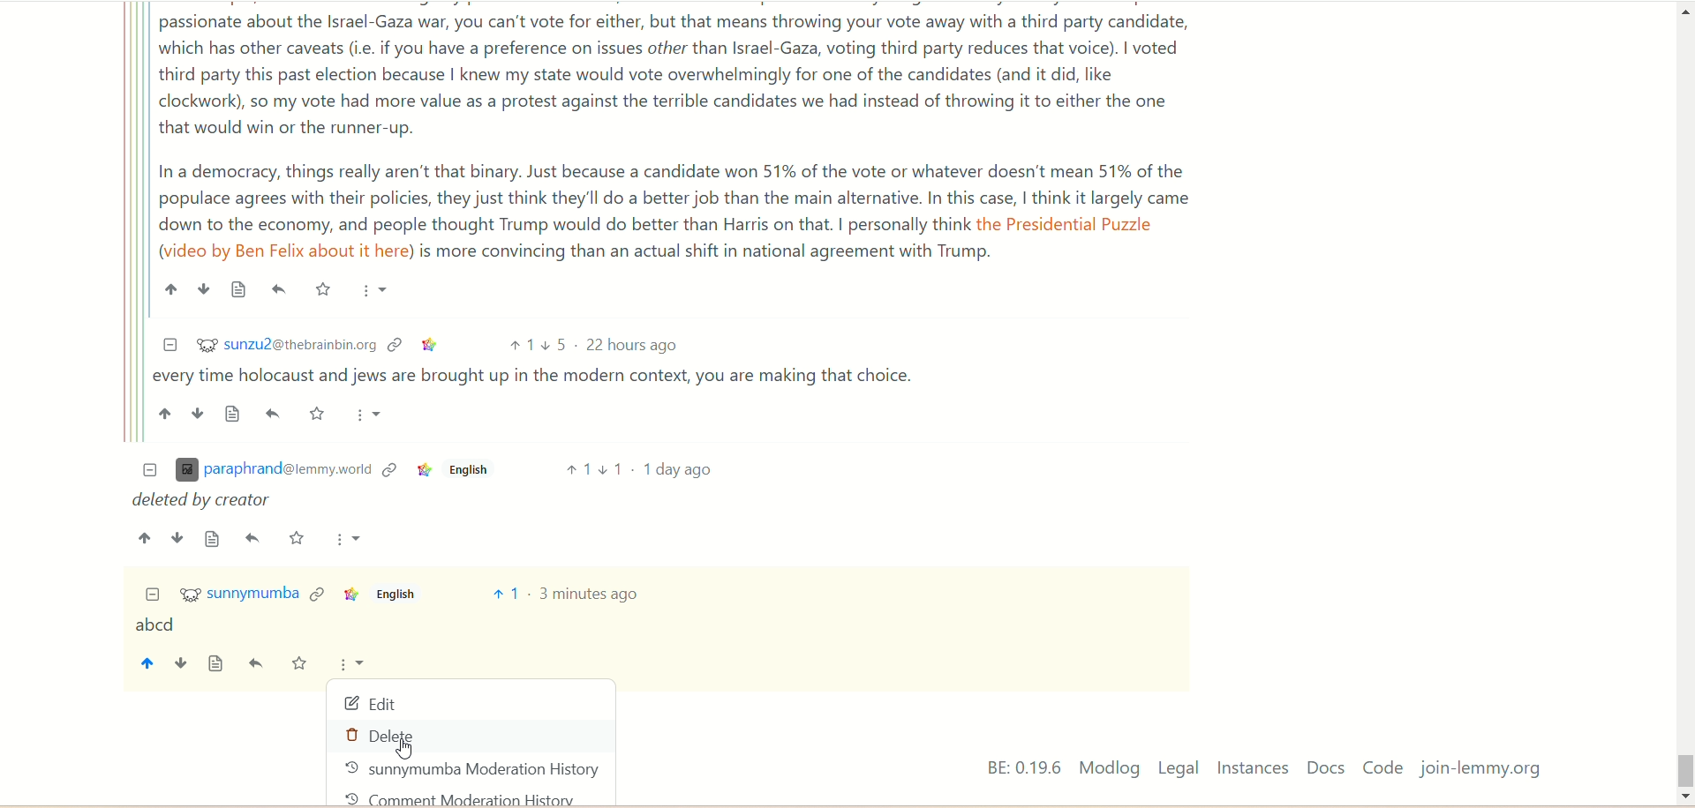 This screenshot has height=808, width=1695. I want to click on English, so click(466, 473).